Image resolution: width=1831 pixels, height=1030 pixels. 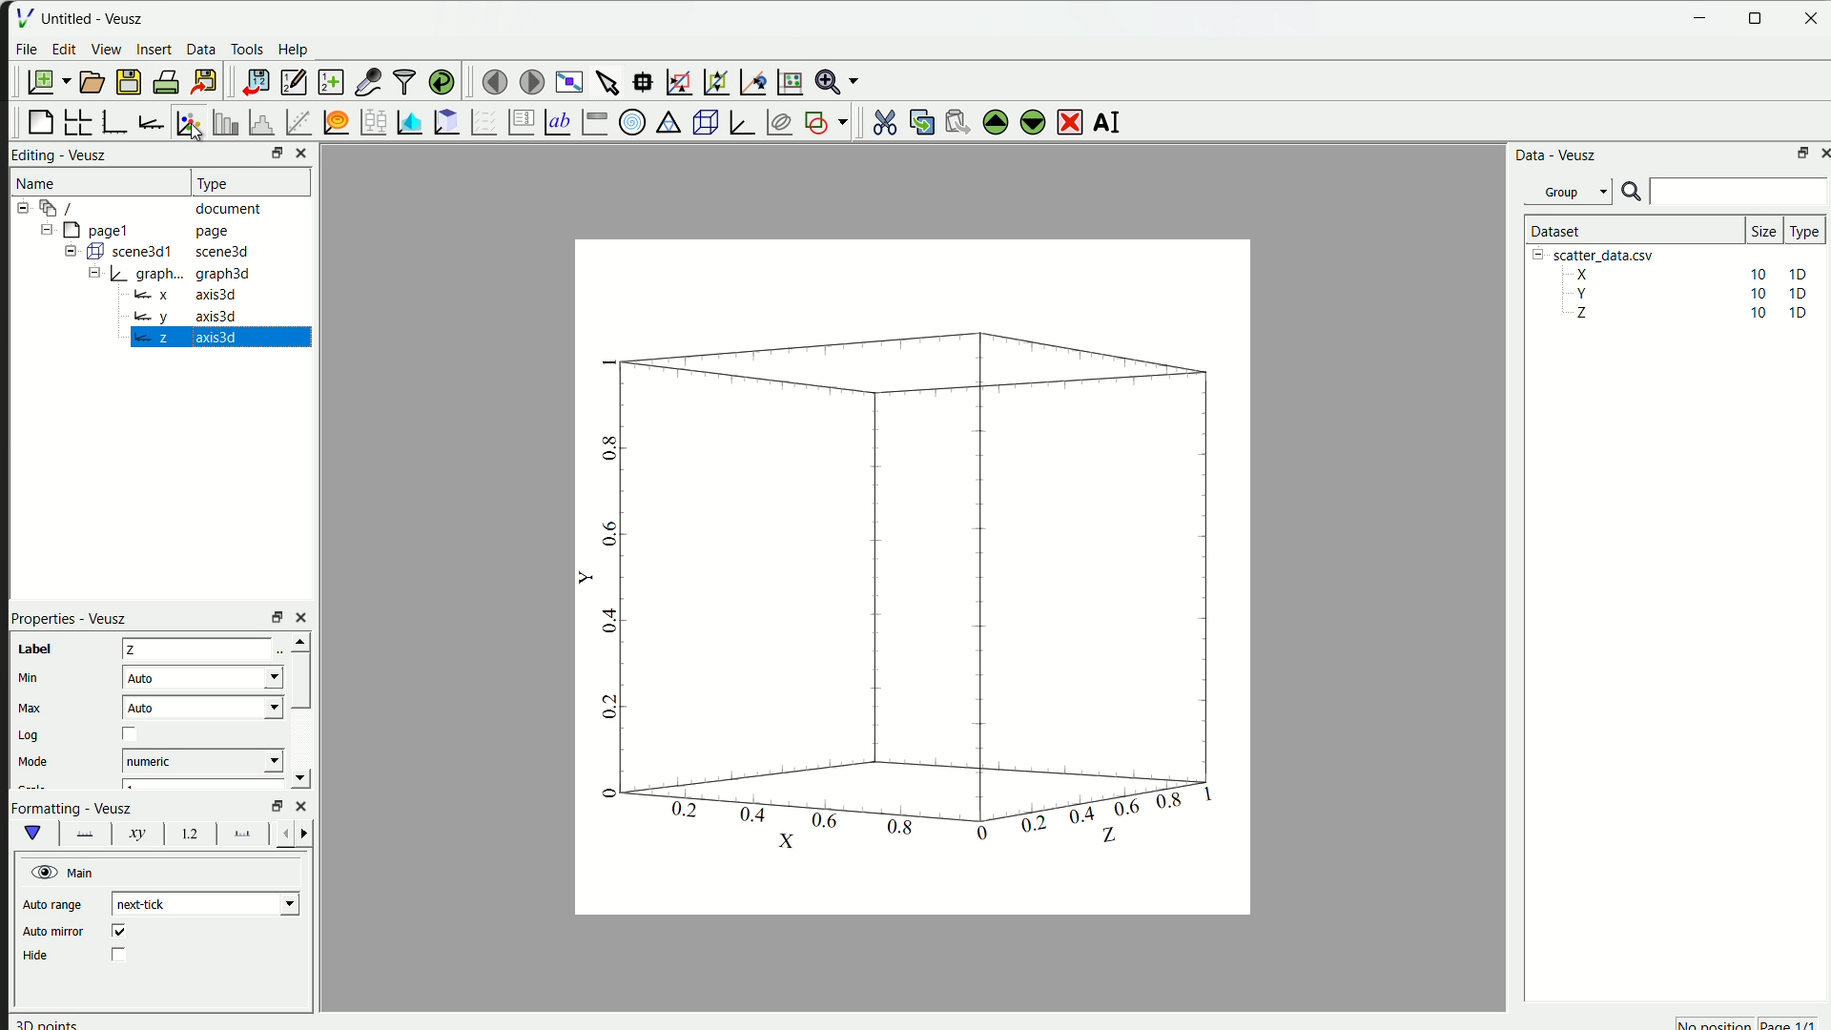 What do you see at coordinates (185, 123) in the screenshot?
I see `plot points` at bounding box center [185, 123].